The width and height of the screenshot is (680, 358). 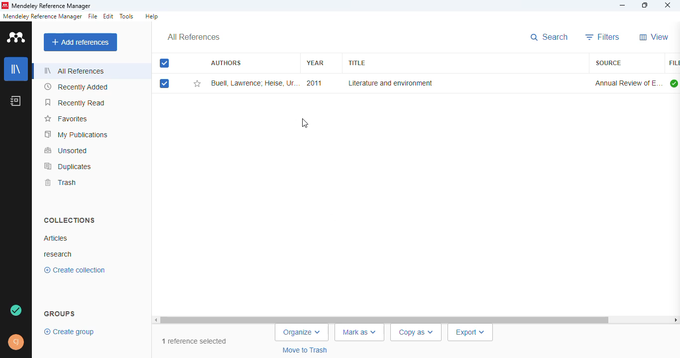 I want to click on add references, so click(x=80, y=42).